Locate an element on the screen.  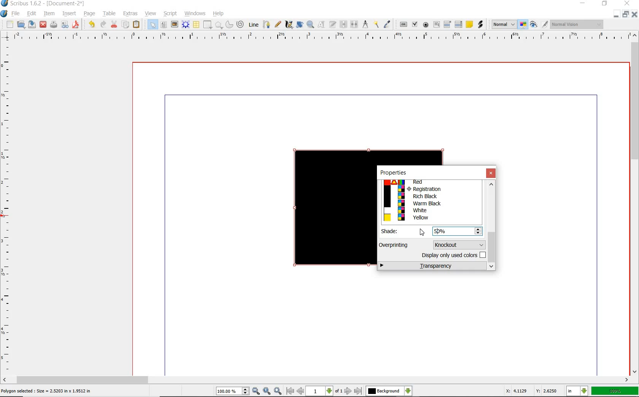
cut is located at coordinates (114, 25).